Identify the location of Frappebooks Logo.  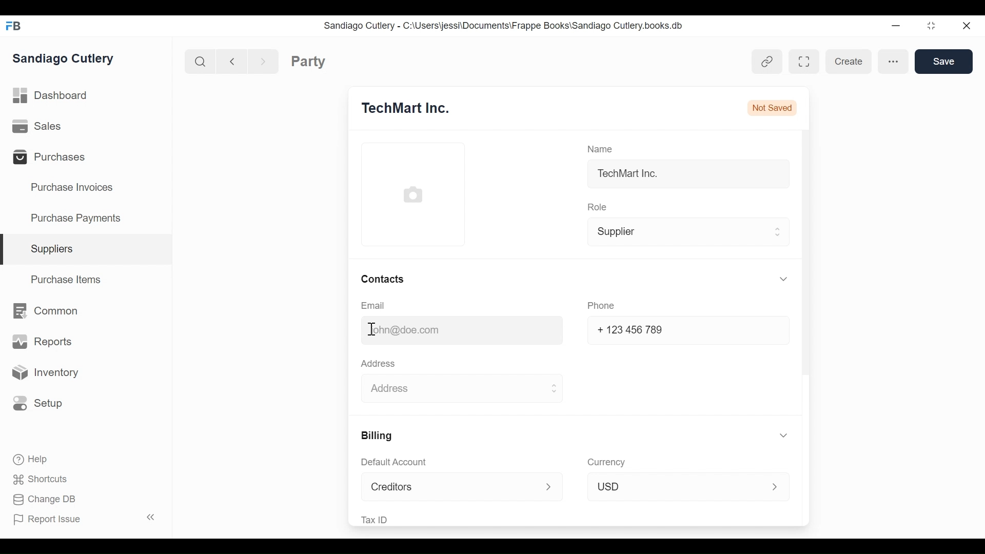
(16, 24).